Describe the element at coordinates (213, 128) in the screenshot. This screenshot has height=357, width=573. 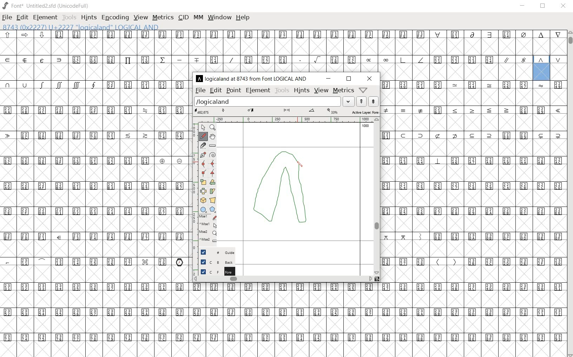
I see `MAGNIFY` at that location.